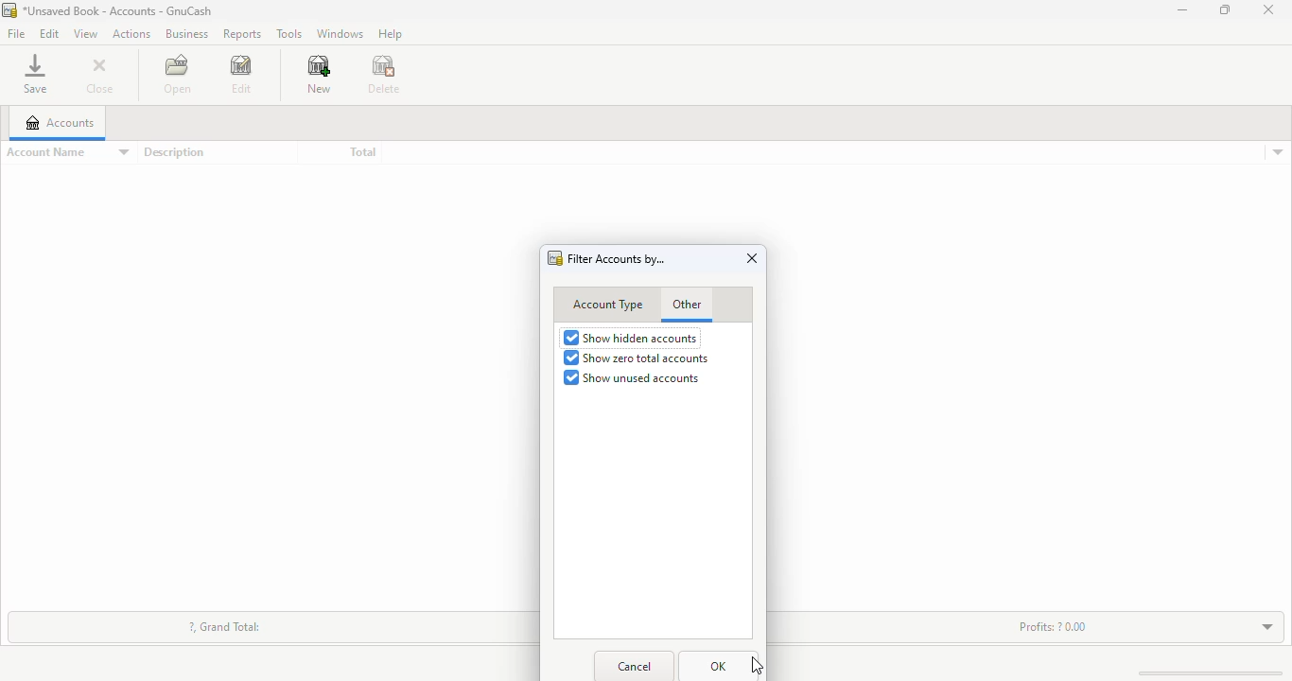 The width and height of the screenshot is (1292, 681). I want to click on logo, so click(9, 10).